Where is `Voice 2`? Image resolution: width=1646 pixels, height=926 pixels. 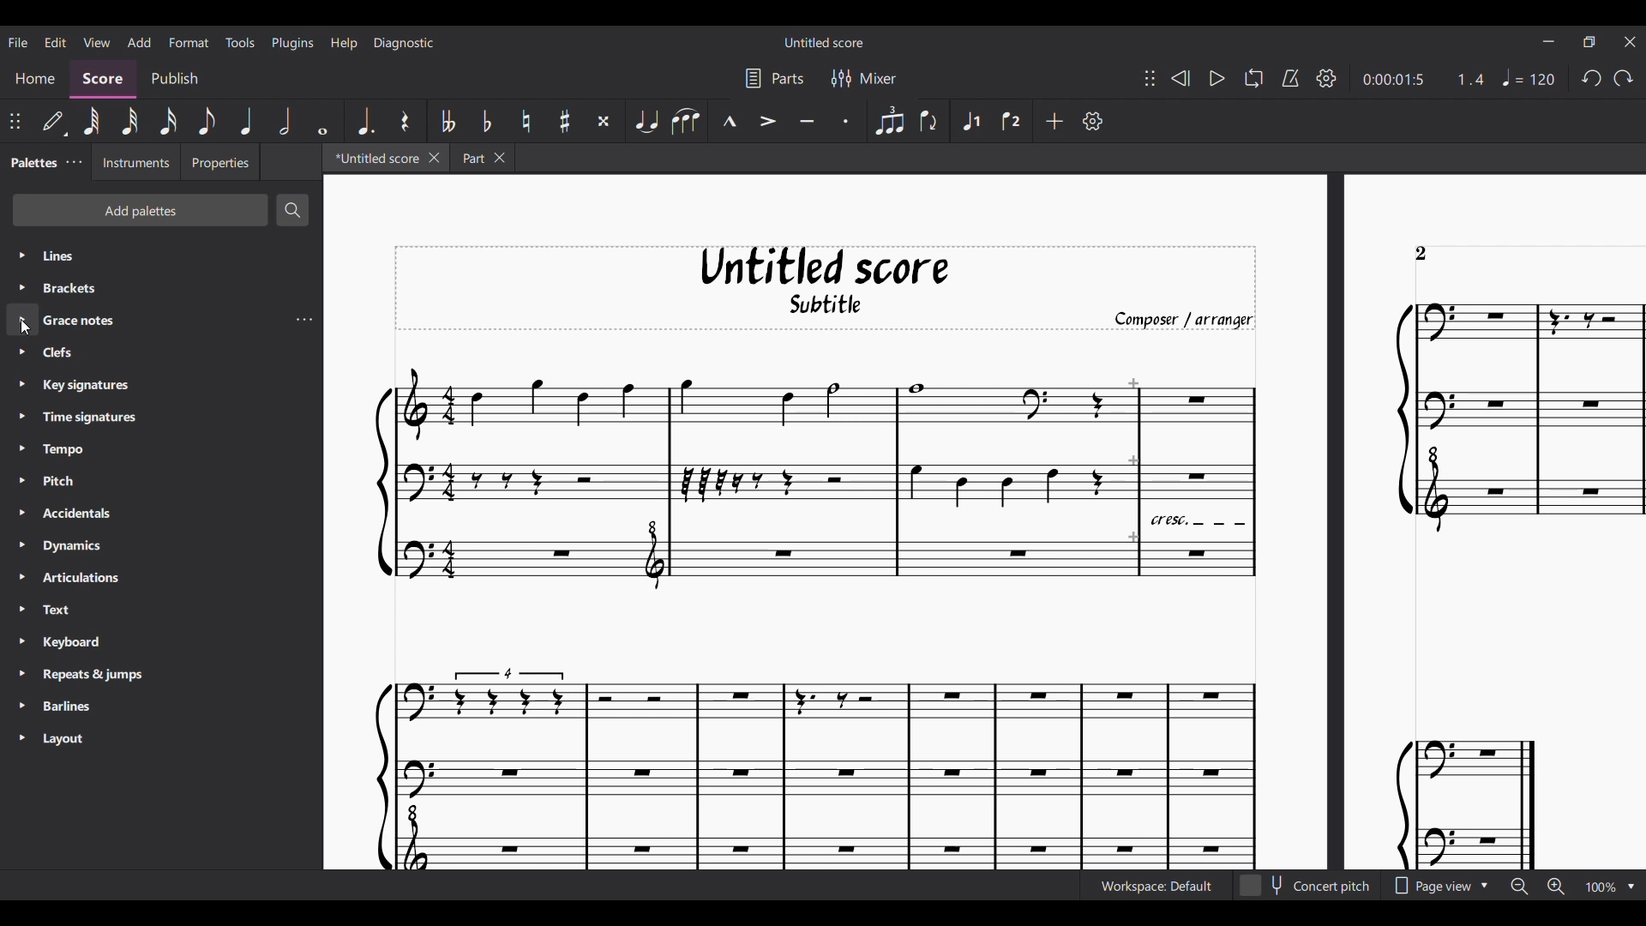
Voice 2 is located at coordinates (1012, 121).